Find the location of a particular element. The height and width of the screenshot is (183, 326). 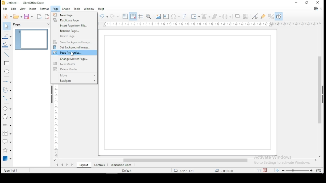

Default is located at coordinates (129, 170).